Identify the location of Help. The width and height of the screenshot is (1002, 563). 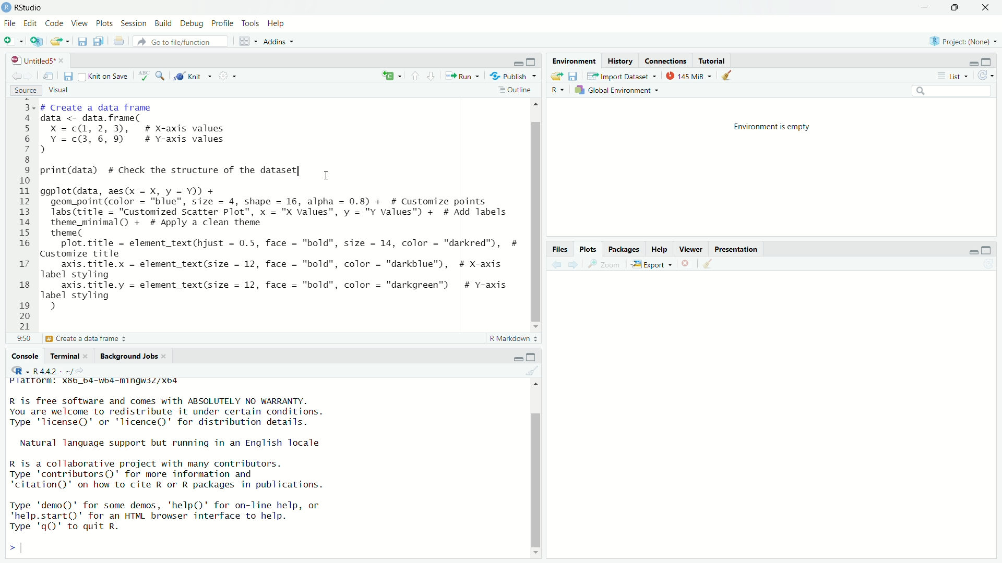
(658, 251).